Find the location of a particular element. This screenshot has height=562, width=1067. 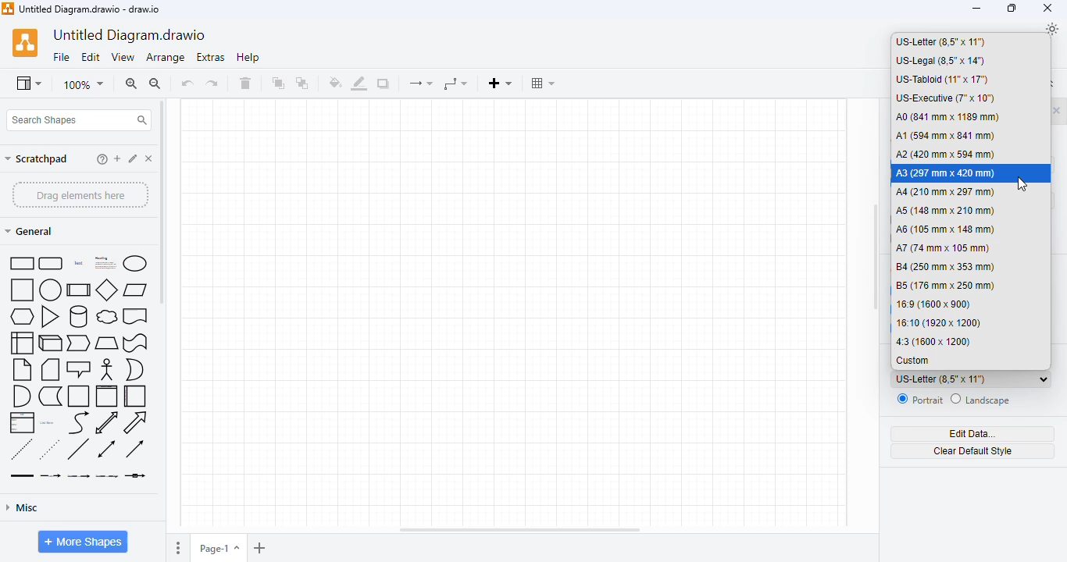

arrow is located at coordinates (136, 422).